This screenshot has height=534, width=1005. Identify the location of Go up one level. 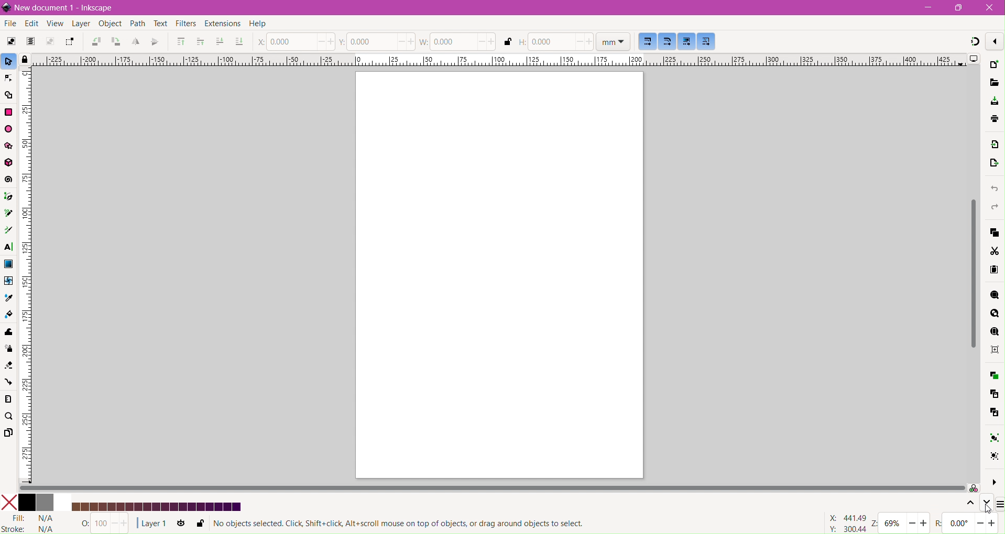
(970, 505).